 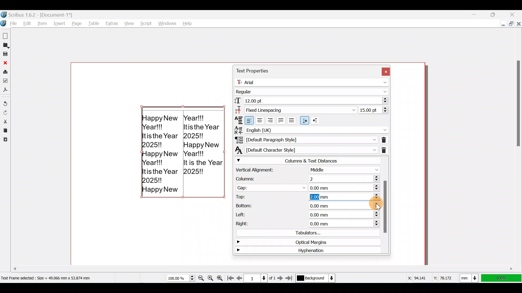 I want to click on Paragraph style of currently selected text/paragraph, so click(x=305, y=139).